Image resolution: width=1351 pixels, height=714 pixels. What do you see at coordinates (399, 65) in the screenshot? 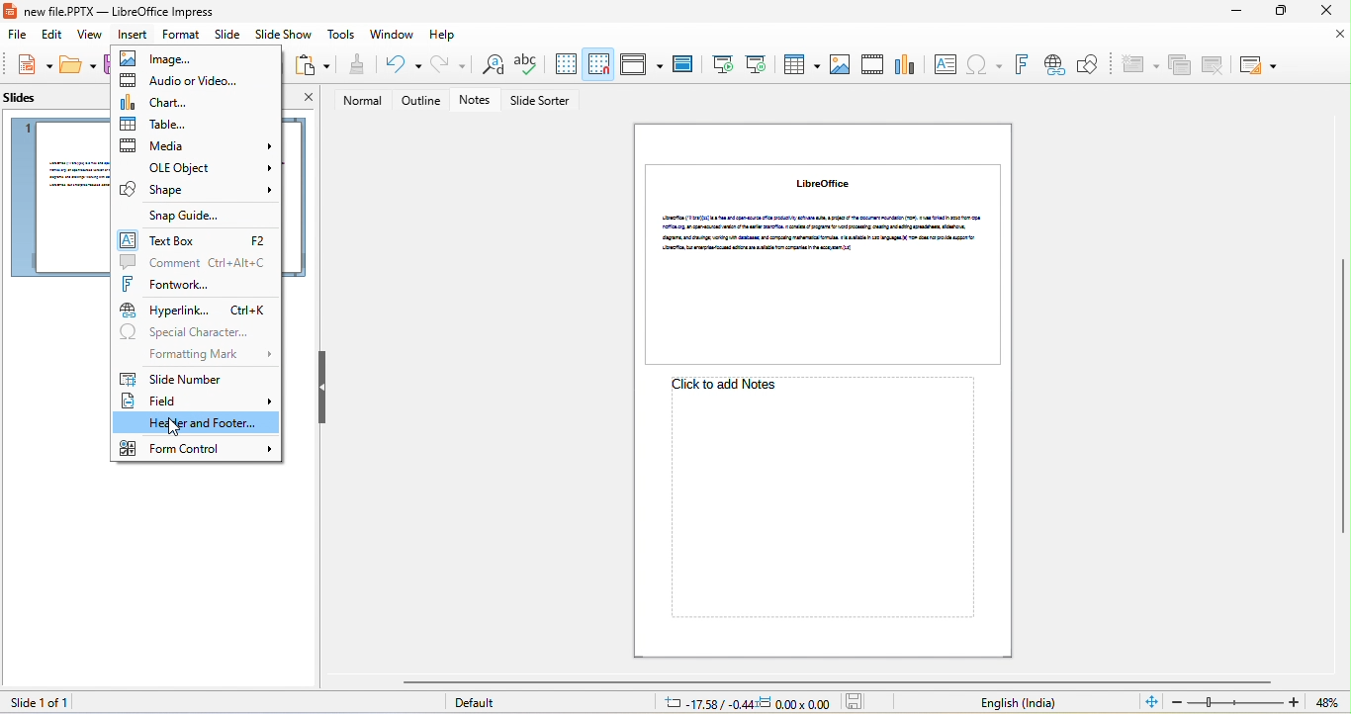
I see `undo` at bounding box center [399, 65].